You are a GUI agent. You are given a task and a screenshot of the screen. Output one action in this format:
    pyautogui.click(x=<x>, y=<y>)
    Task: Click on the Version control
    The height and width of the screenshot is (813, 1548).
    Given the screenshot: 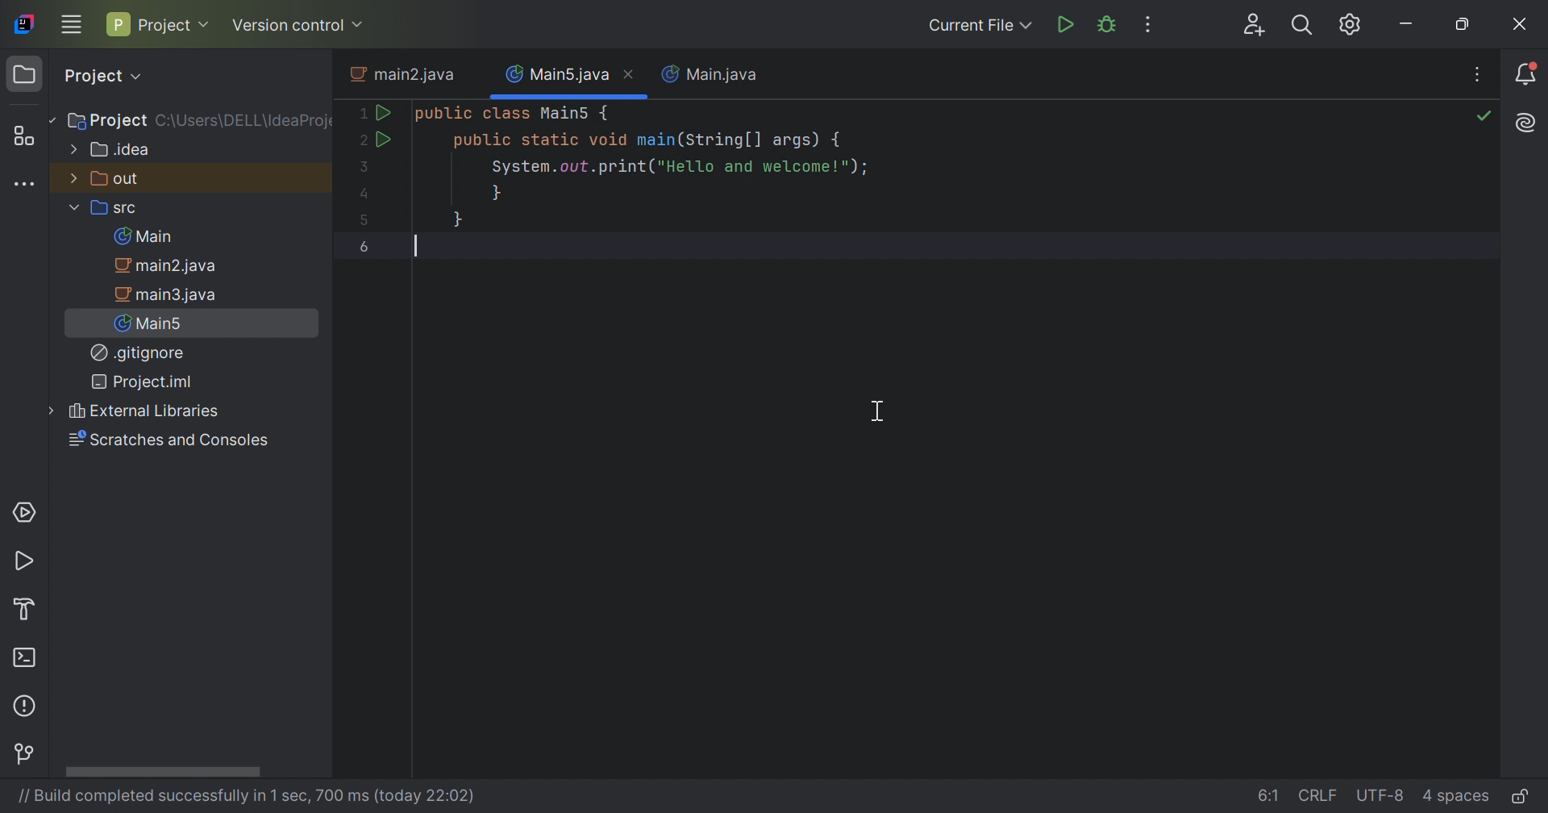 What is the action you would take?
    pyautogui.click(x=298, y=27)
    